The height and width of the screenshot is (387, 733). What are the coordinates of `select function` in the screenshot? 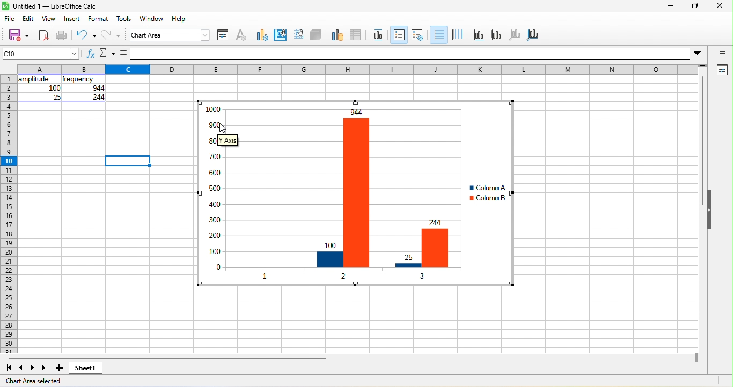 It's located at (107, 54).